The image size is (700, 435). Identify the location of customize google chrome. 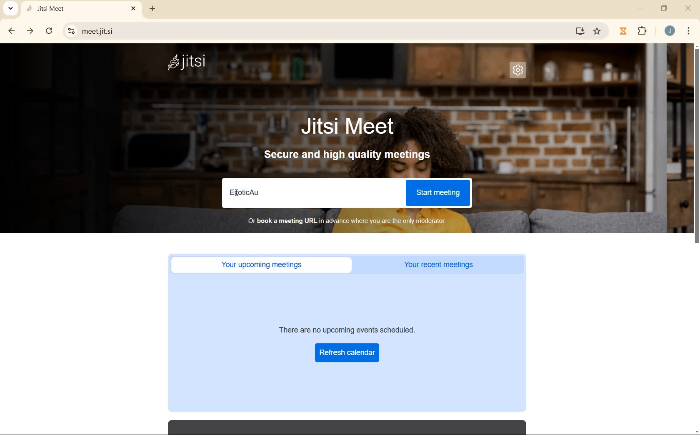
(689, 31).